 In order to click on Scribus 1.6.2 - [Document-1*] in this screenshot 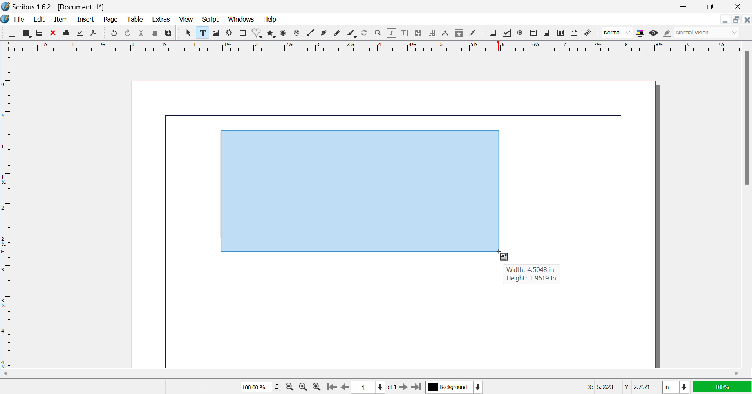, I will do `click(57, 6)`.